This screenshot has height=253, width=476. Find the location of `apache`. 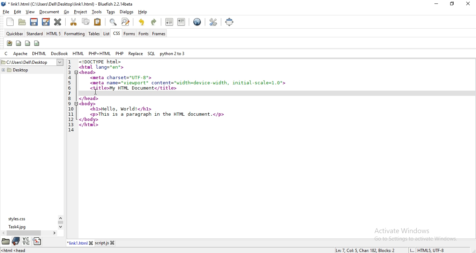

apache is located at coordinates (20, 53).